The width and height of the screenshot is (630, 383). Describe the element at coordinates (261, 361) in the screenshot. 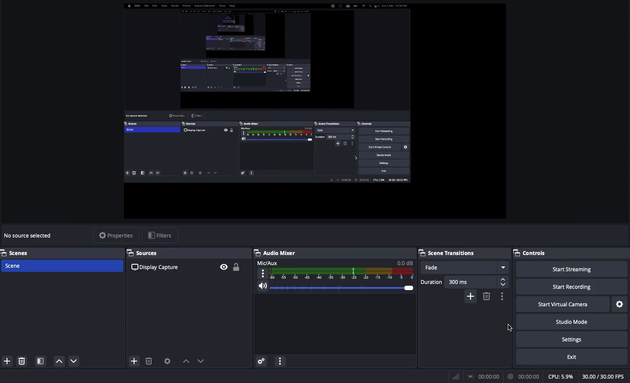

I see `Advanced audio preferences` at that location.